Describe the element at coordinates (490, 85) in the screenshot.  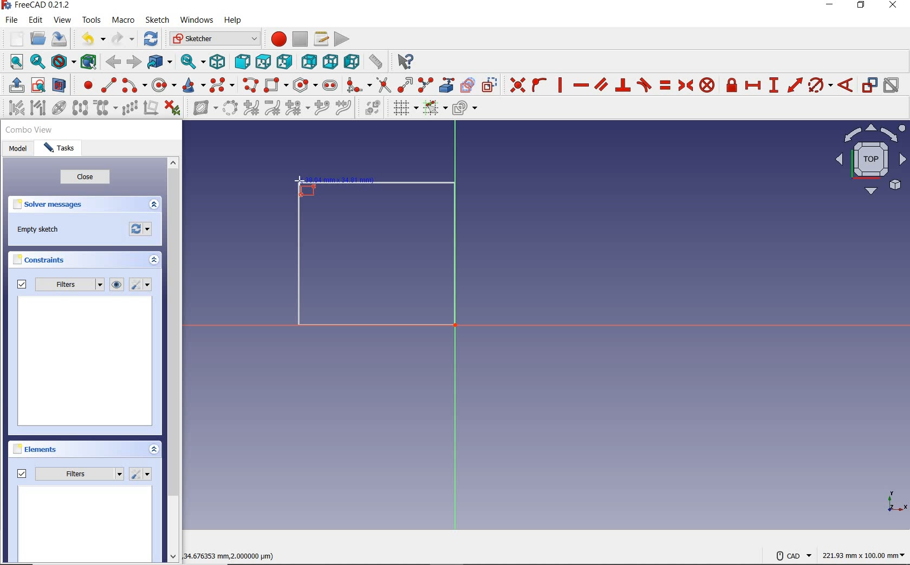
I see `toggle construction geometry` at that location.